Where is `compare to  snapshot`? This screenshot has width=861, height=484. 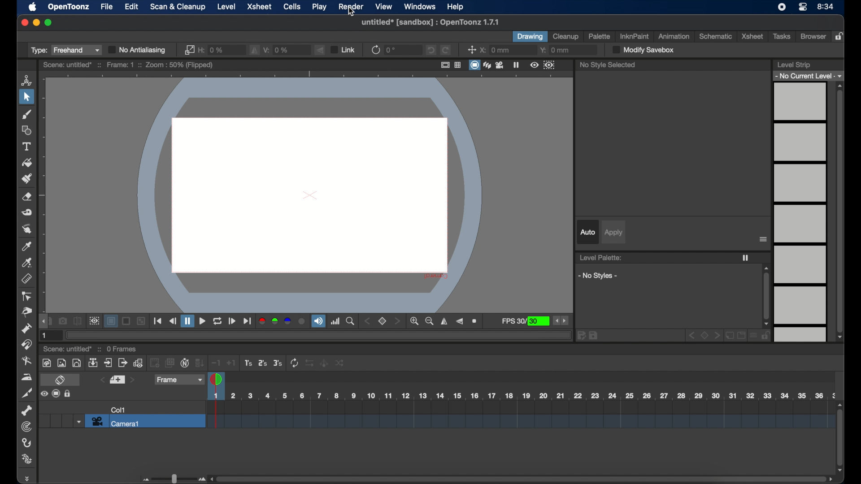
compare to  snapshot is located at coordinates (78, 321).